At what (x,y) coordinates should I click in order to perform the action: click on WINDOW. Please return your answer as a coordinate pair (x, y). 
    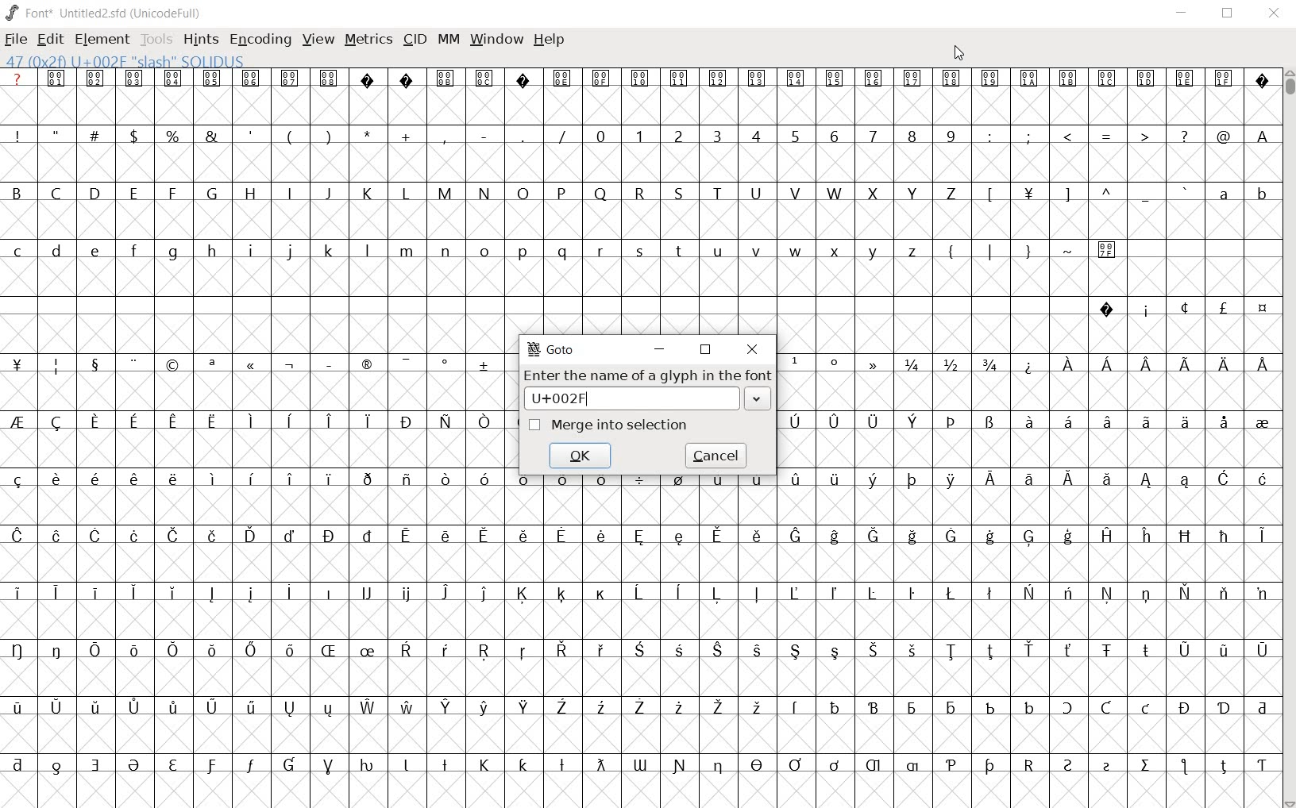
    Looking at the image, I should click on (495, 40).